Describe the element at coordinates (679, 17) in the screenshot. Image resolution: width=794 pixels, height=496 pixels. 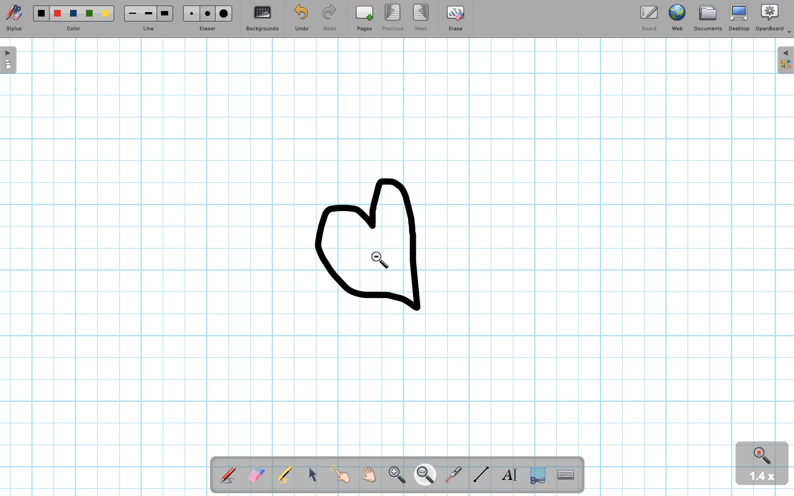
I see `Web` at that location.